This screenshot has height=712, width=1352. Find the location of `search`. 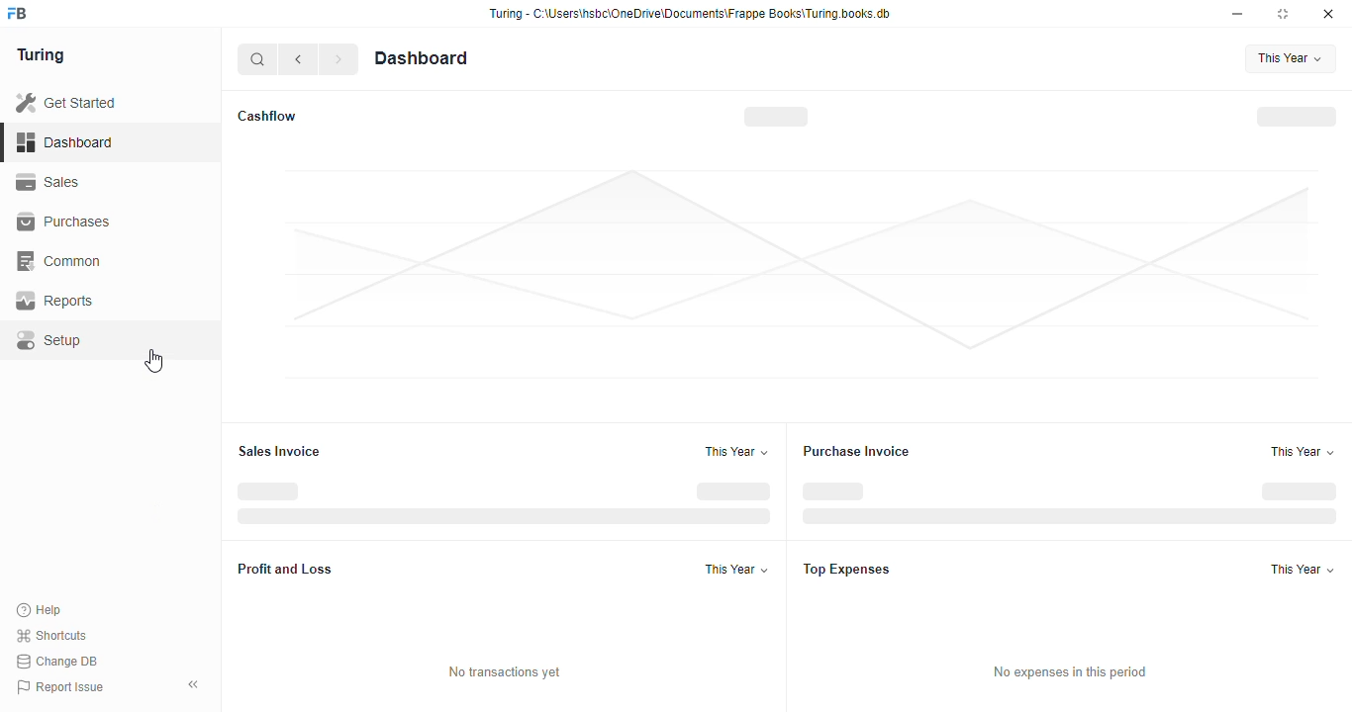

search is located at coordinates (258, 59).